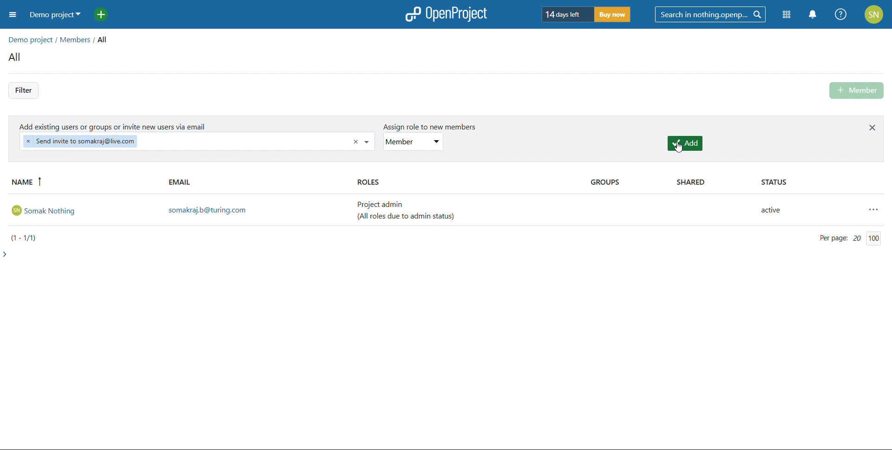 The image size is (892, 450). Describe the element at coordinates (26, 238) in the screenshot. I see `(1-1/1)` at that location.